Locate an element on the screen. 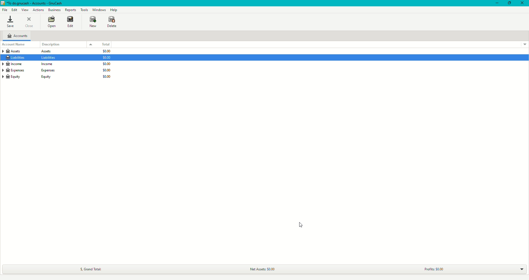  Net Assets is located at coordinates (262, 269).